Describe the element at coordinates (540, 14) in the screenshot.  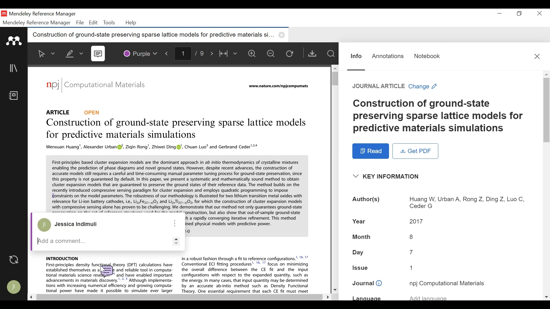
I see `Close` at that location.